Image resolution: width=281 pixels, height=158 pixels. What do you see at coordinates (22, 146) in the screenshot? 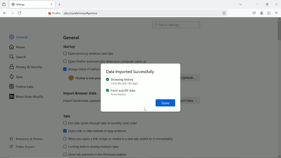
I see `Firefox support` at bounding box center [22, 146].